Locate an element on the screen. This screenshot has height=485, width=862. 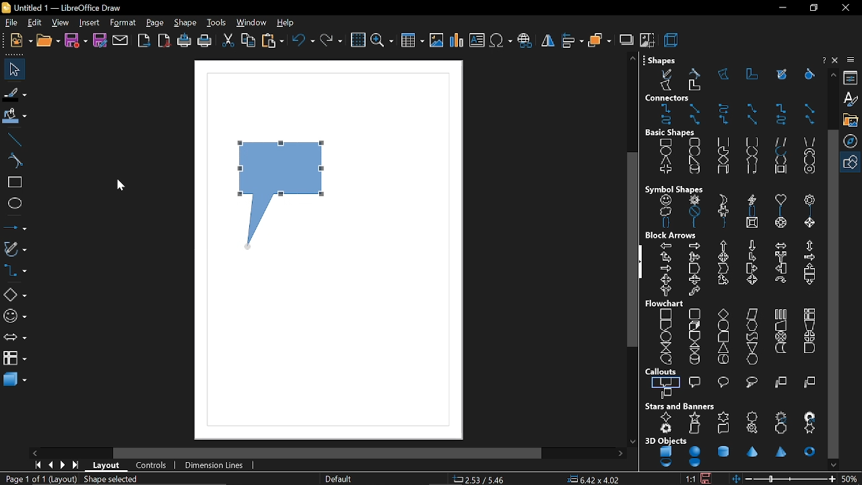
extract is located at coordinates (723, 348).